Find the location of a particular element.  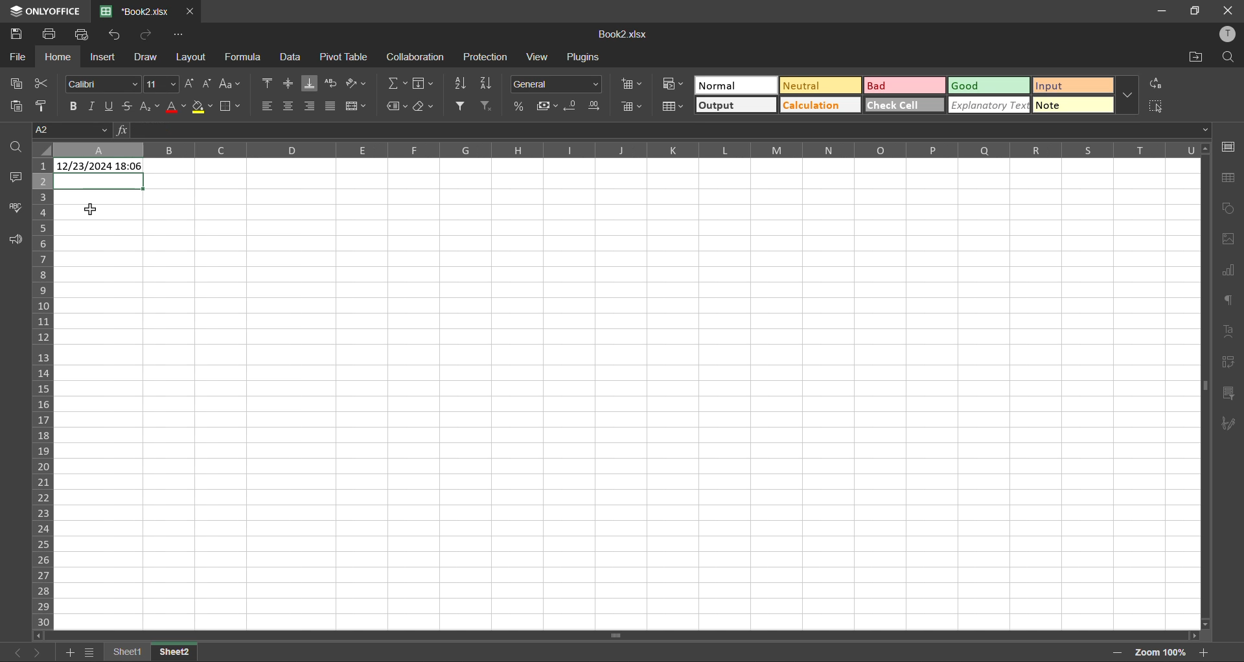

paste is located at coordinates (19, 107).